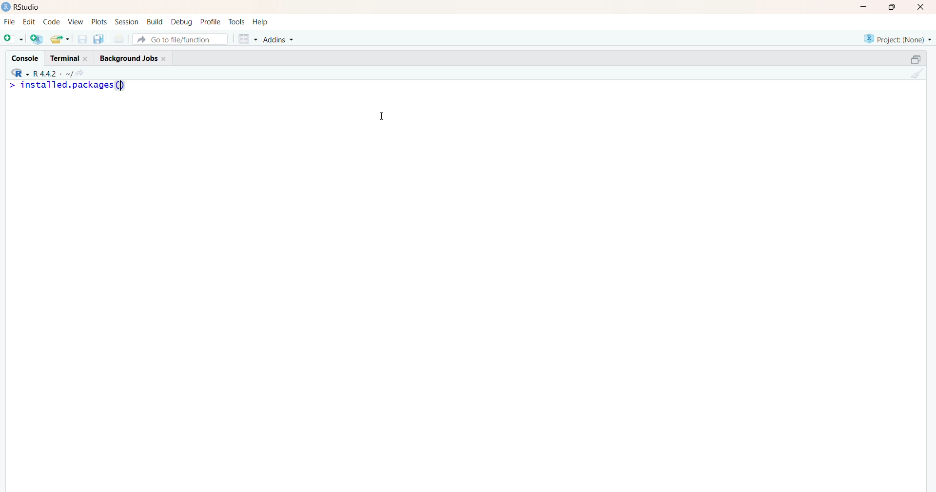 Image resolution: width=936 pixels, height=492 pixels. What do you see at coordinates (133, 58) in the screenshot?
I see `background jobs` at bounding box center [133, 58].